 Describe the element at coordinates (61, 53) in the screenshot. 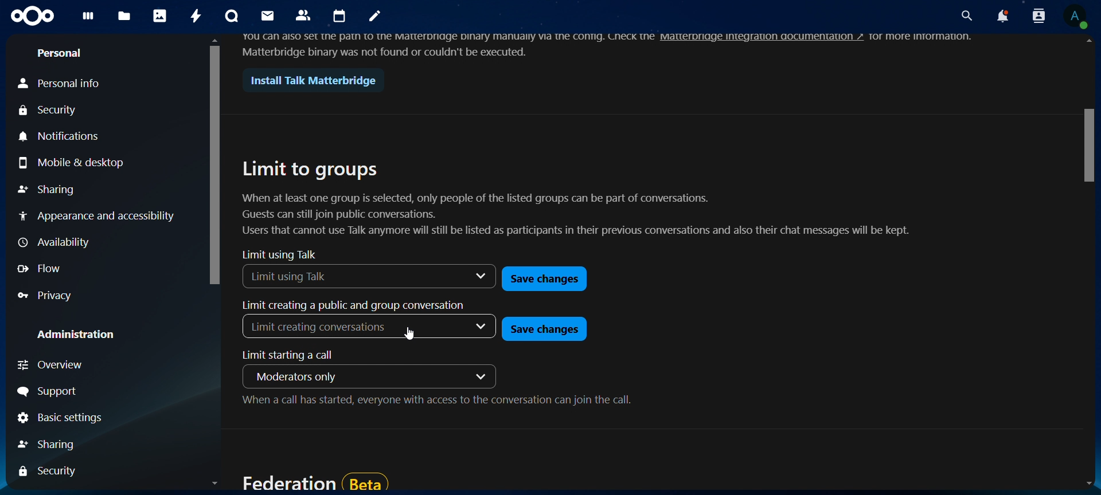

I see `personal` at that location.